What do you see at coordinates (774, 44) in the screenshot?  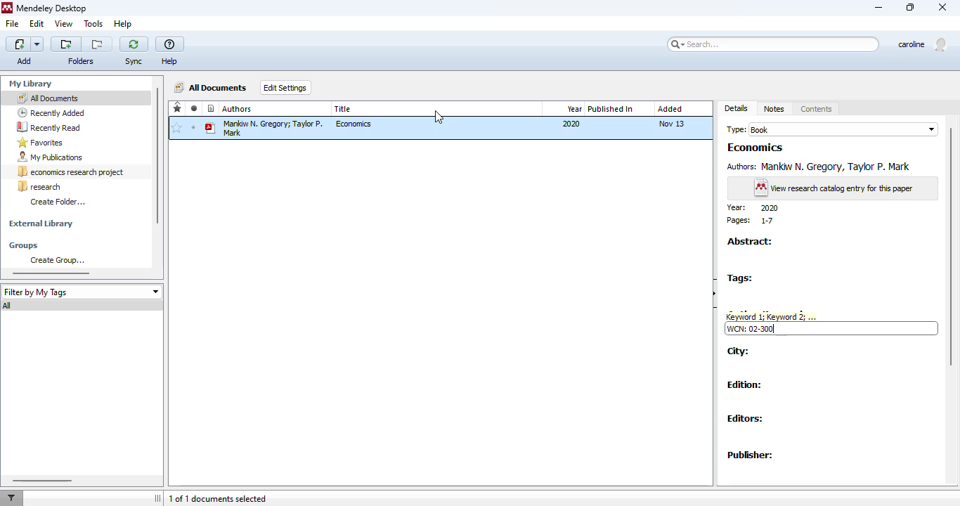 I see `search` at bounding box center [774, 44].